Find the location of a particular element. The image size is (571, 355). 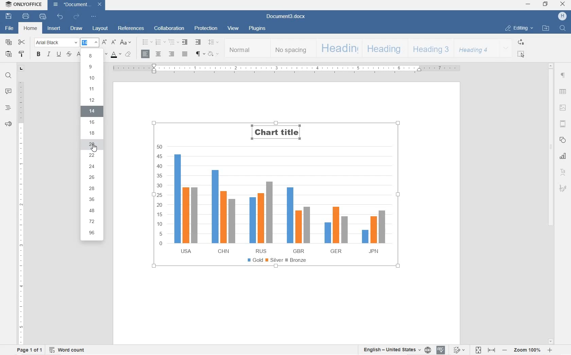

48 is located at coordinates (91, 211).